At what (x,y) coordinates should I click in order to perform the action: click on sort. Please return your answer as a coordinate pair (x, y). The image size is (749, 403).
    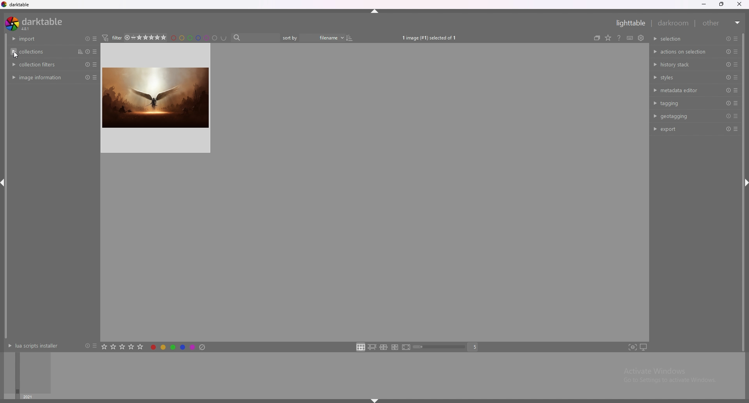
    Looking at the image, I should click on (78, 52).